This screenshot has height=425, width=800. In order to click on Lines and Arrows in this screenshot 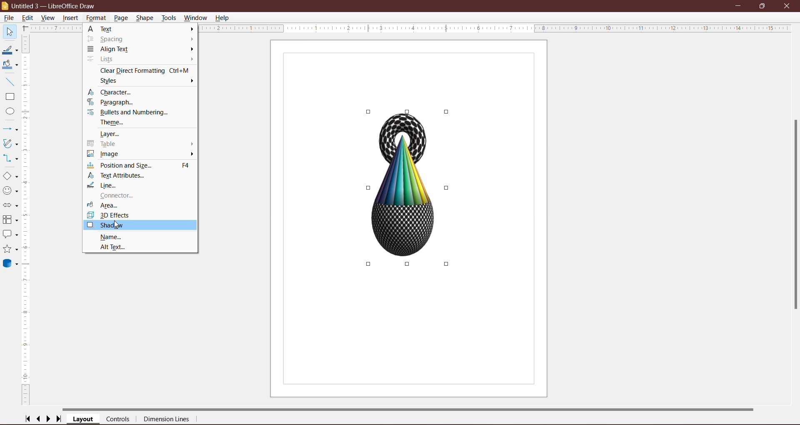, I will do `click(11, 129)`.